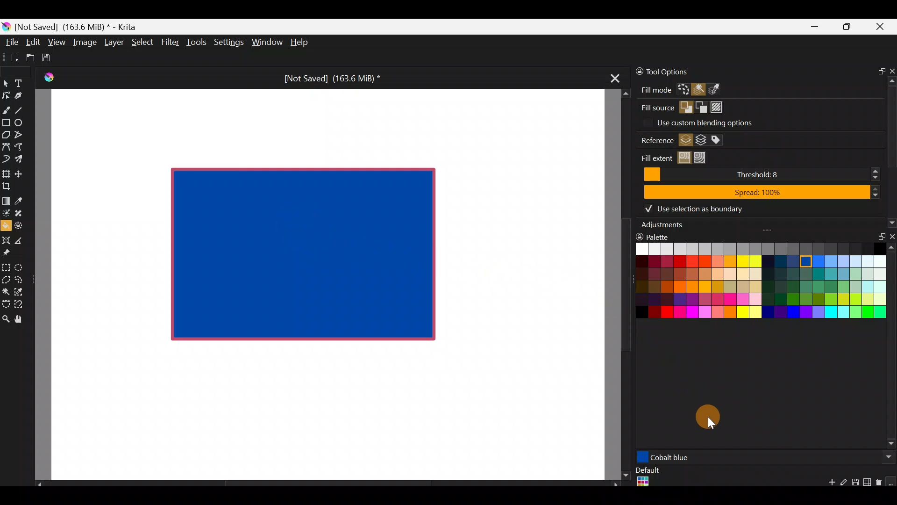 This screenshot has height=505, width=897. I want to click on Measure the distance between two points, so click(24, 241).